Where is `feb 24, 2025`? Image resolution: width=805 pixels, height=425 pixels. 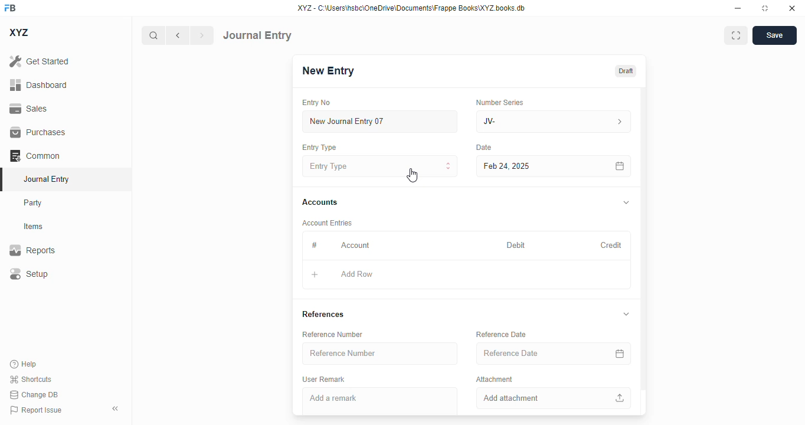 feb 24, 2025 is located at coordinates (528, 166).